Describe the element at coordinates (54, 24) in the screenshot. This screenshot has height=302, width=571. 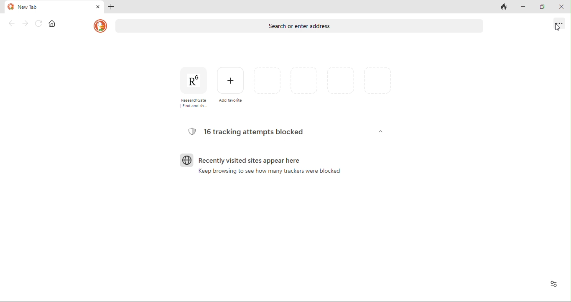
I see `home` at that location.